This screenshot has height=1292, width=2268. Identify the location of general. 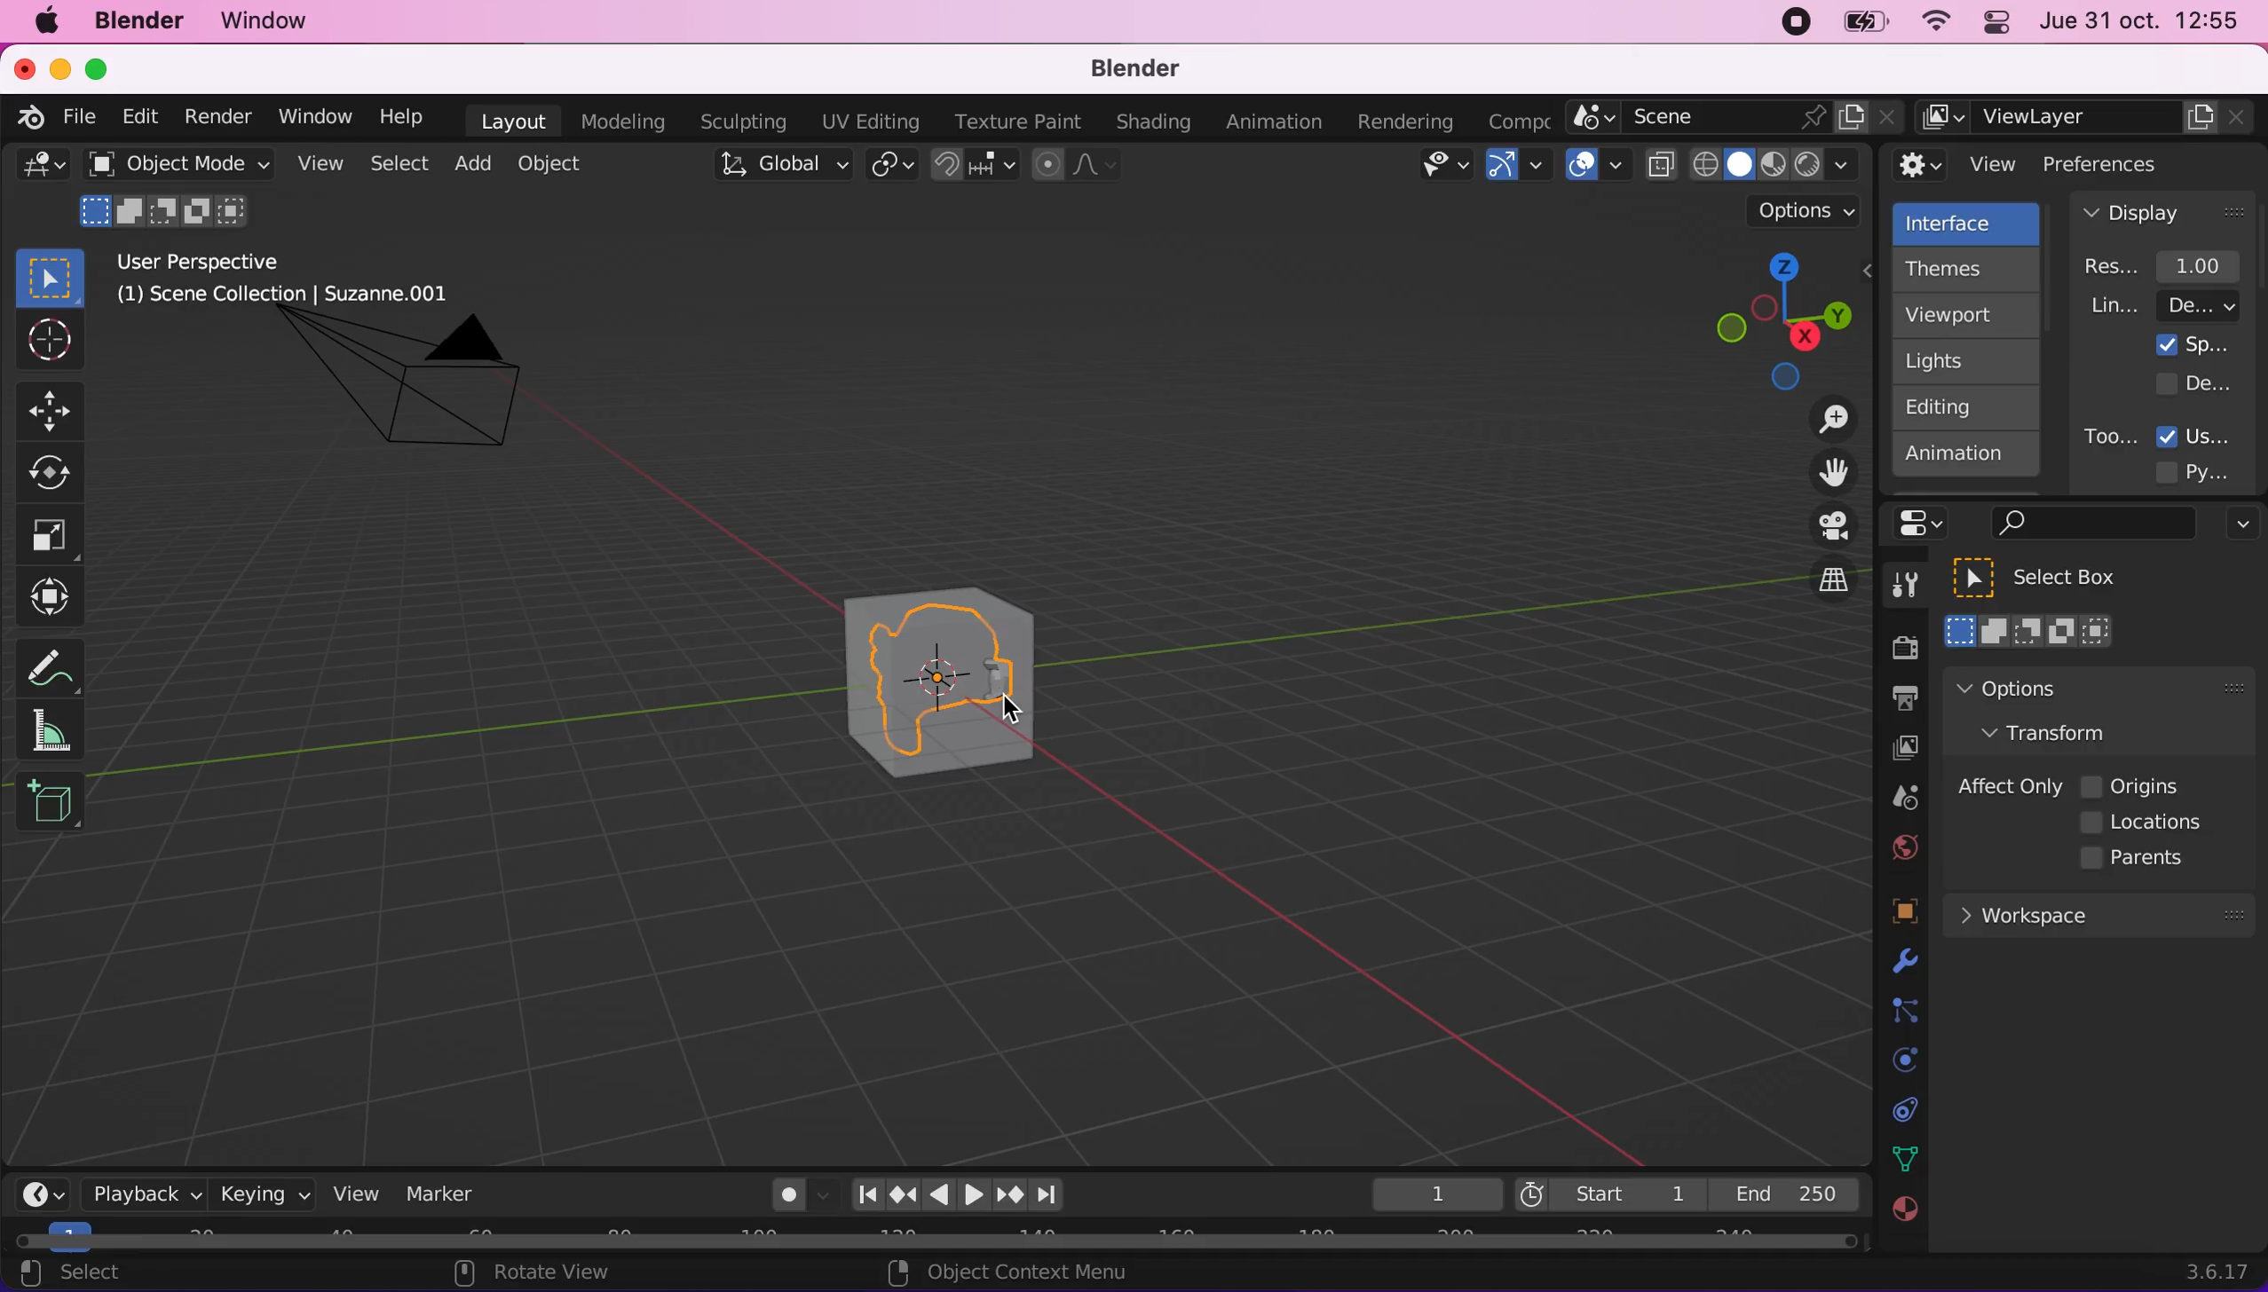
(43, 170).